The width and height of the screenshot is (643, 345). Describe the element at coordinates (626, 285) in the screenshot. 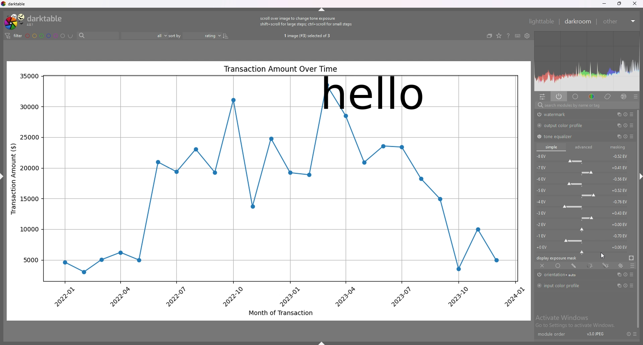

I see `multiple instance actions, reset and presets` at that location.